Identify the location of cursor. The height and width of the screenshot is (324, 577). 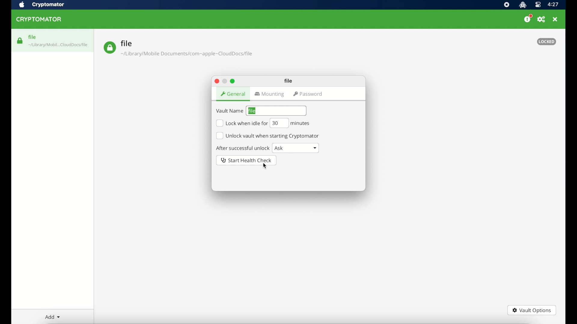
(264, 166).